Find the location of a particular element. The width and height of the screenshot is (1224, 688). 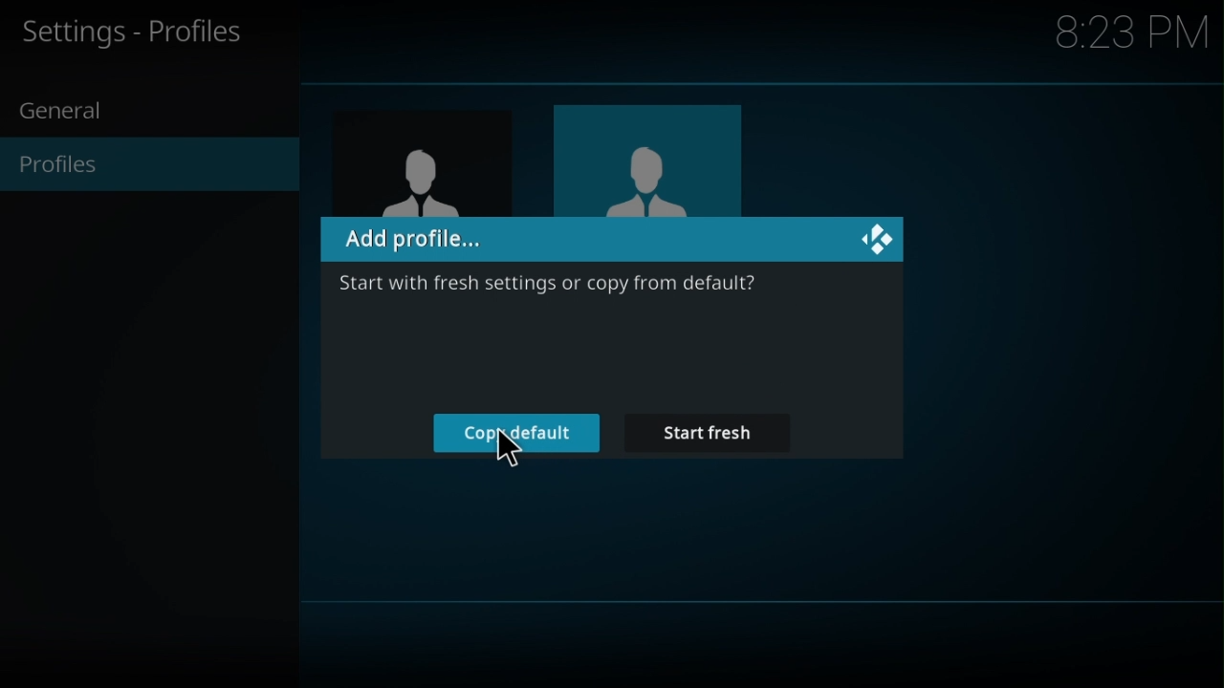

Start fresh is located at coordinates (710, 432).